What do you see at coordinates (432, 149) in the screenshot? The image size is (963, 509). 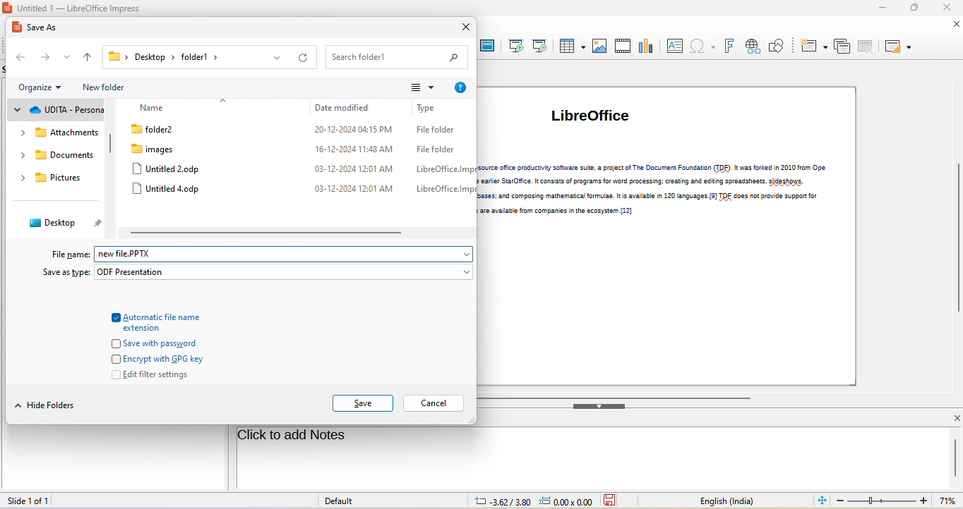 I see `File folder` at bounding box center [432, 149].